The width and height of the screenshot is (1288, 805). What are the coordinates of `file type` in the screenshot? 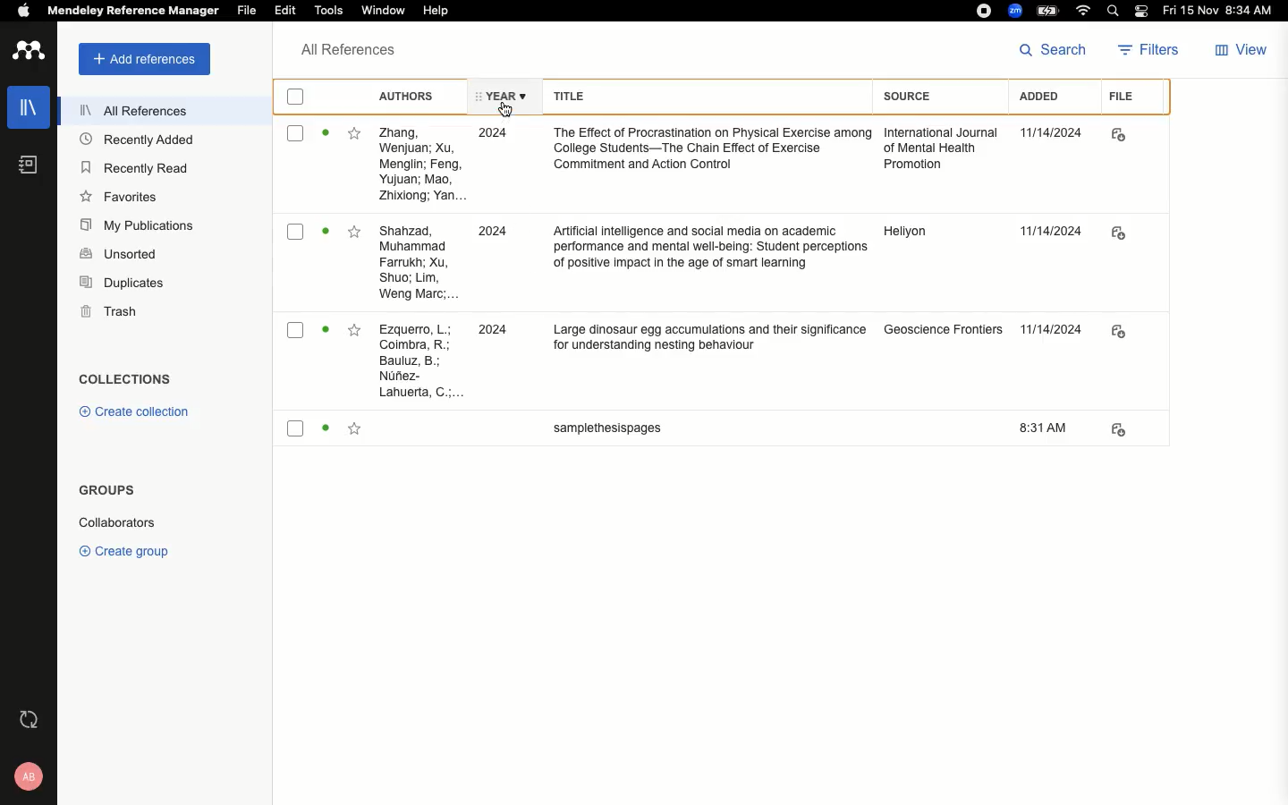 It's located at (1131, 237).